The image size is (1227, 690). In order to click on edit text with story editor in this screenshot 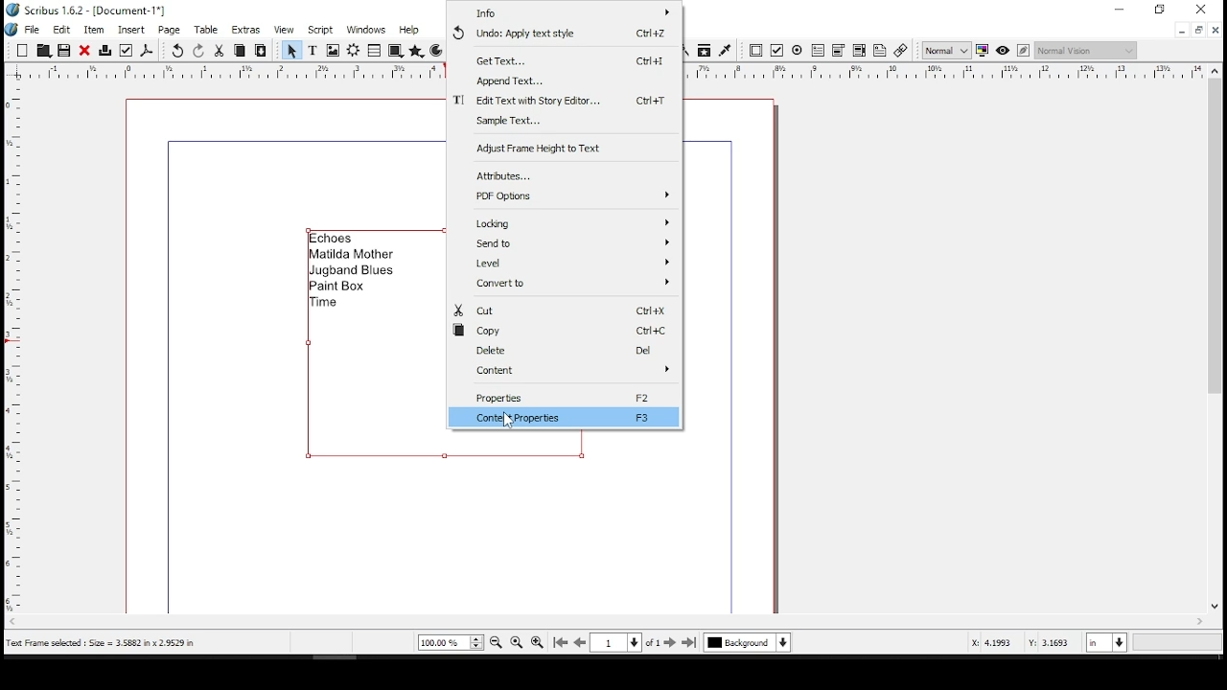, I will do `click(563, 102)`.